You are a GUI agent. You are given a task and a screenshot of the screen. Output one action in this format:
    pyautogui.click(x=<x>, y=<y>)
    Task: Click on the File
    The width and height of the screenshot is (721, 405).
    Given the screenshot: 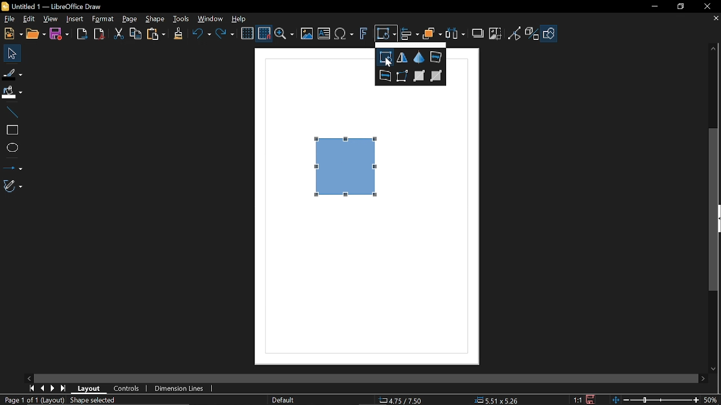 What is the action you would take?
    pyautogui.click(x=8, y=20)
    